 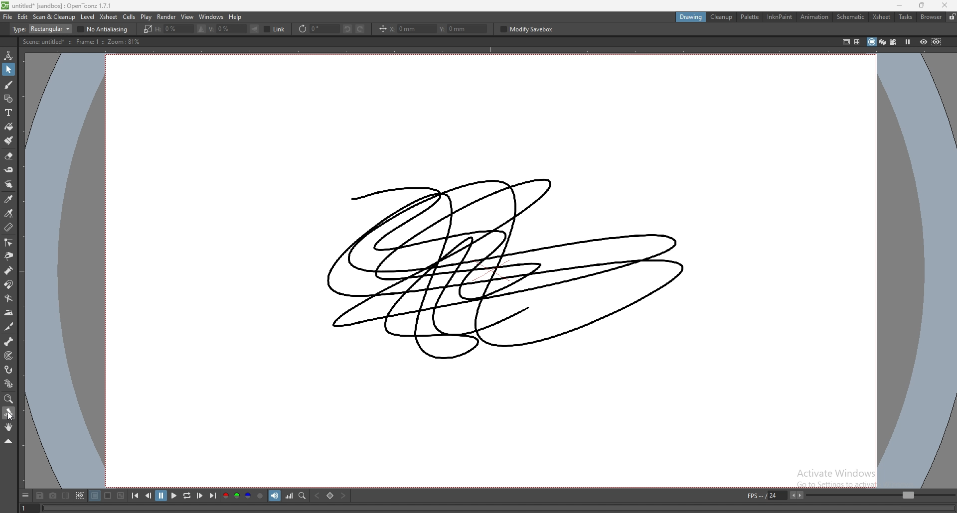 I want to click on red channel, so click(x=225, y=496).